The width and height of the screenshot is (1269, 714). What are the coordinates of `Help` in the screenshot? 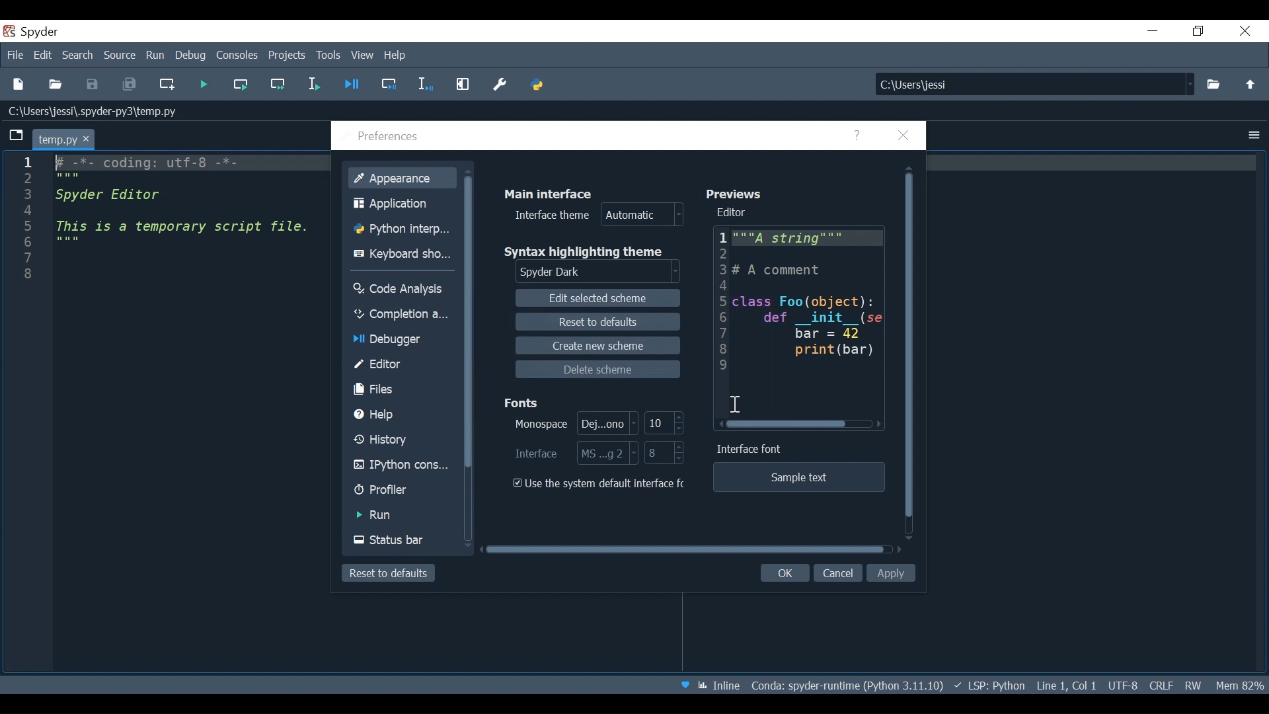 It's located at (403, 415).